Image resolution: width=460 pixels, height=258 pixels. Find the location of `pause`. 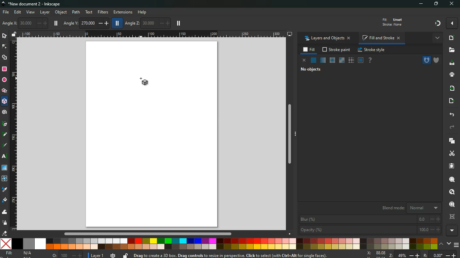

pause is located at coordinates (116, 23).